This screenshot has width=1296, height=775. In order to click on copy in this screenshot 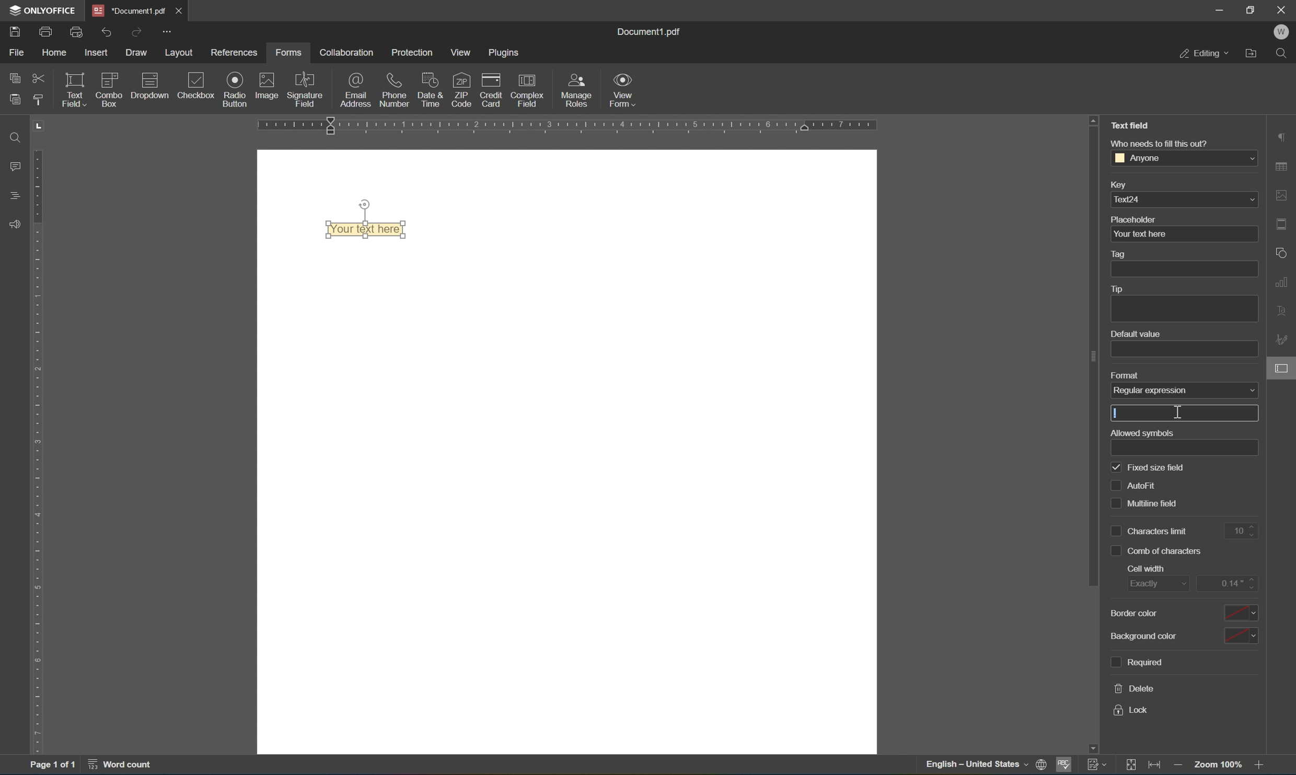, I will do `click(15, 75)`.